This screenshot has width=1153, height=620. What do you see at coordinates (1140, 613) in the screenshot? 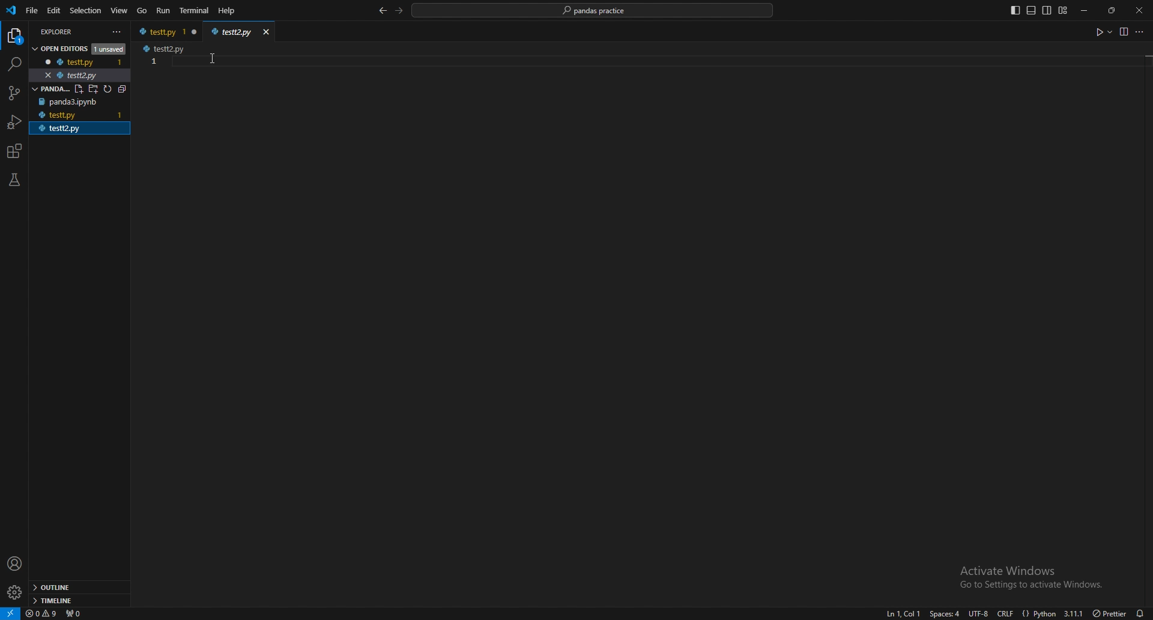
I see `alarms` at bounding box center [1140, 613].